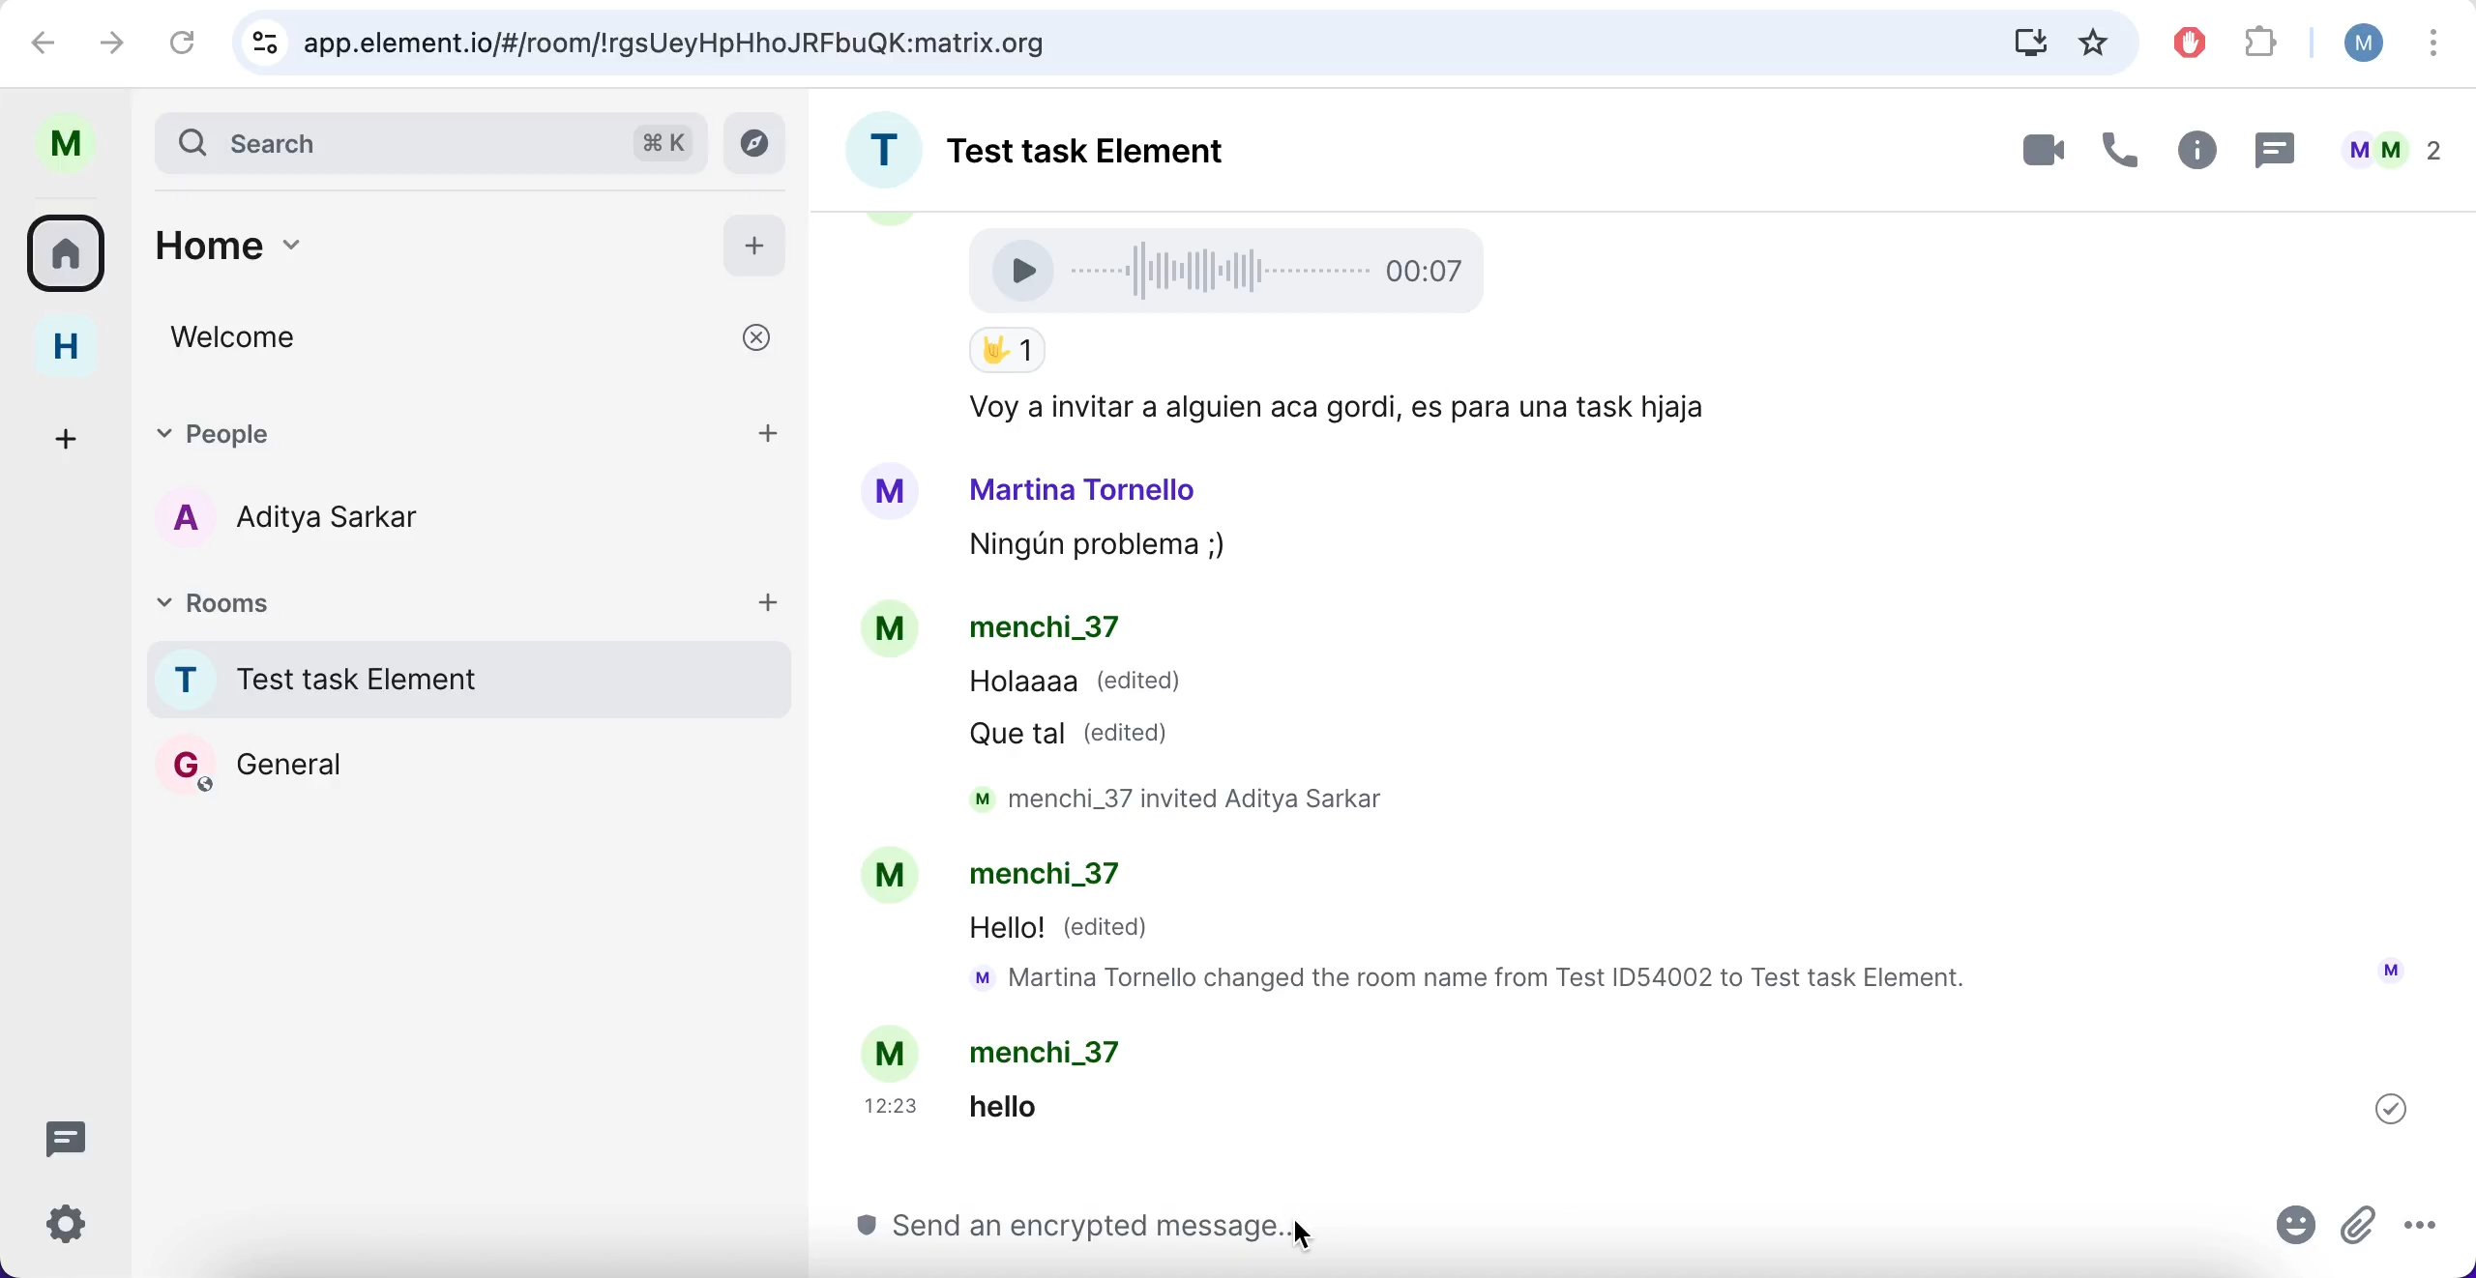  What do you see at coordinates (1035, 1105) in the screenshot?
I see `helio` at bounding box center [1035, 1105].